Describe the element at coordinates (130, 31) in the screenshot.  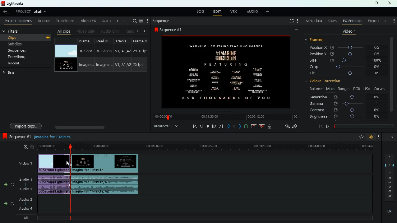
I see `rend` at that location.